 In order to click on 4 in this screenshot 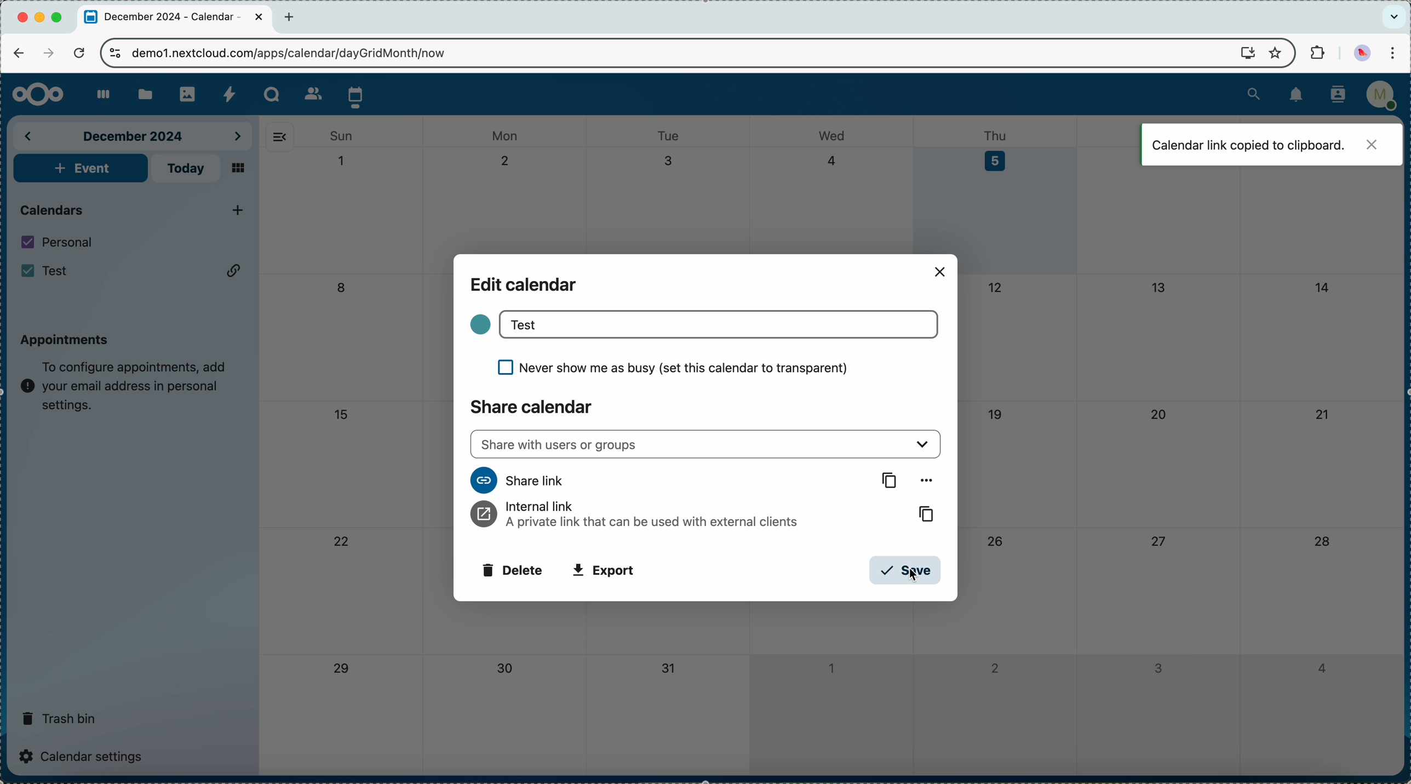, I will do `click(833, 160)`.